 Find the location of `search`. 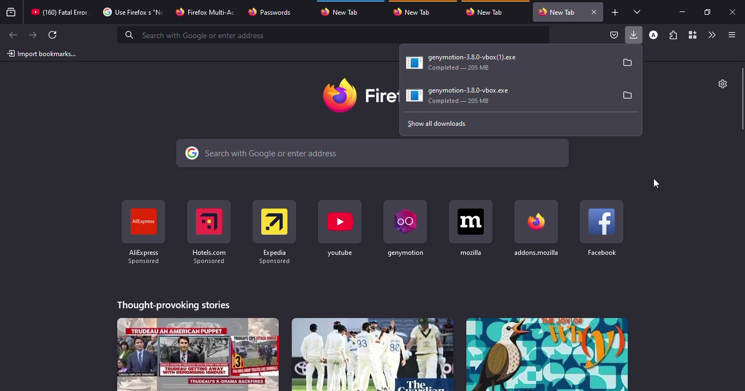

search is located at coordinates (335, 35).